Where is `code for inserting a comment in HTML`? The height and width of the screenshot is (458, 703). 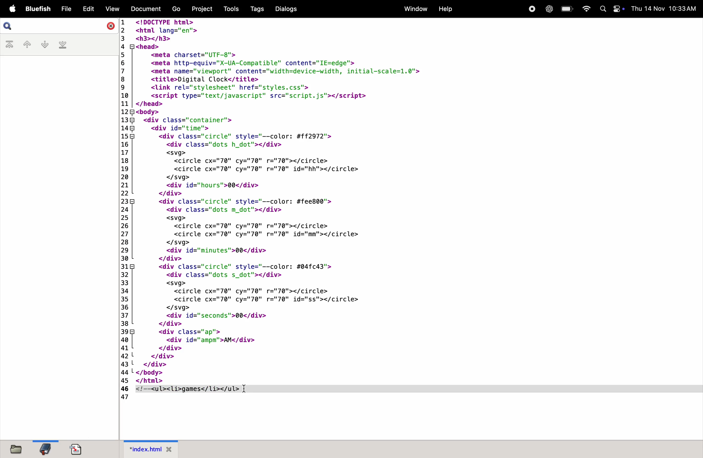 code for inserting a comment in HTML is located at coordinates (339, 212).